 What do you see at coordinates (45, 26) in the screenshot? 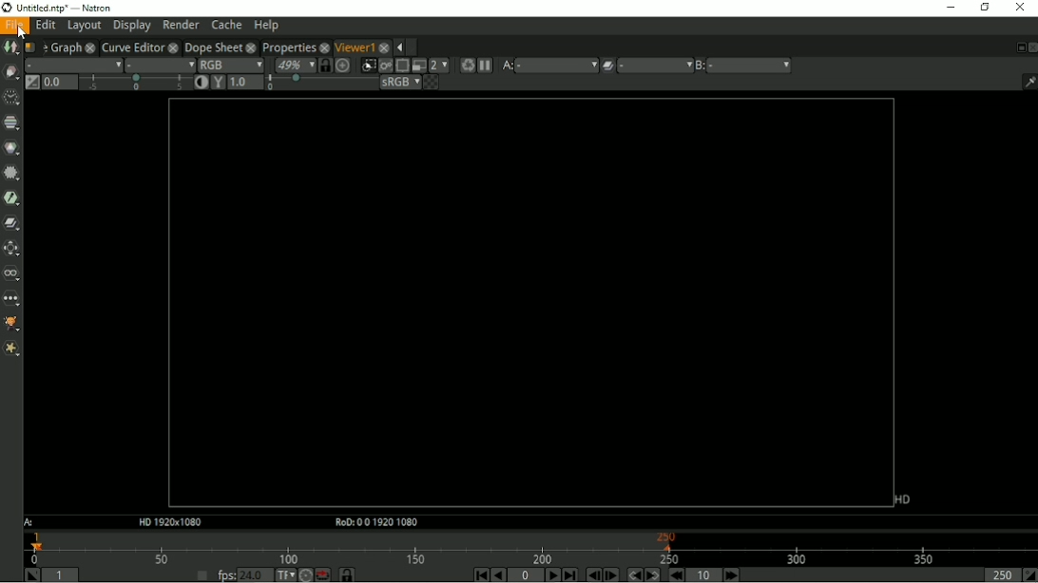
I see `Edit` at bounding box center [45, 26].